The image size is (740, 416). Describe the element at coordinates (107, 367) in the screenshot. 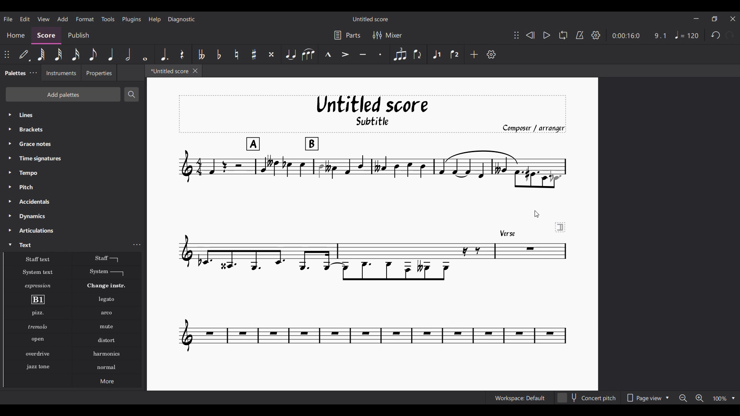

I see `Normal` at that location.